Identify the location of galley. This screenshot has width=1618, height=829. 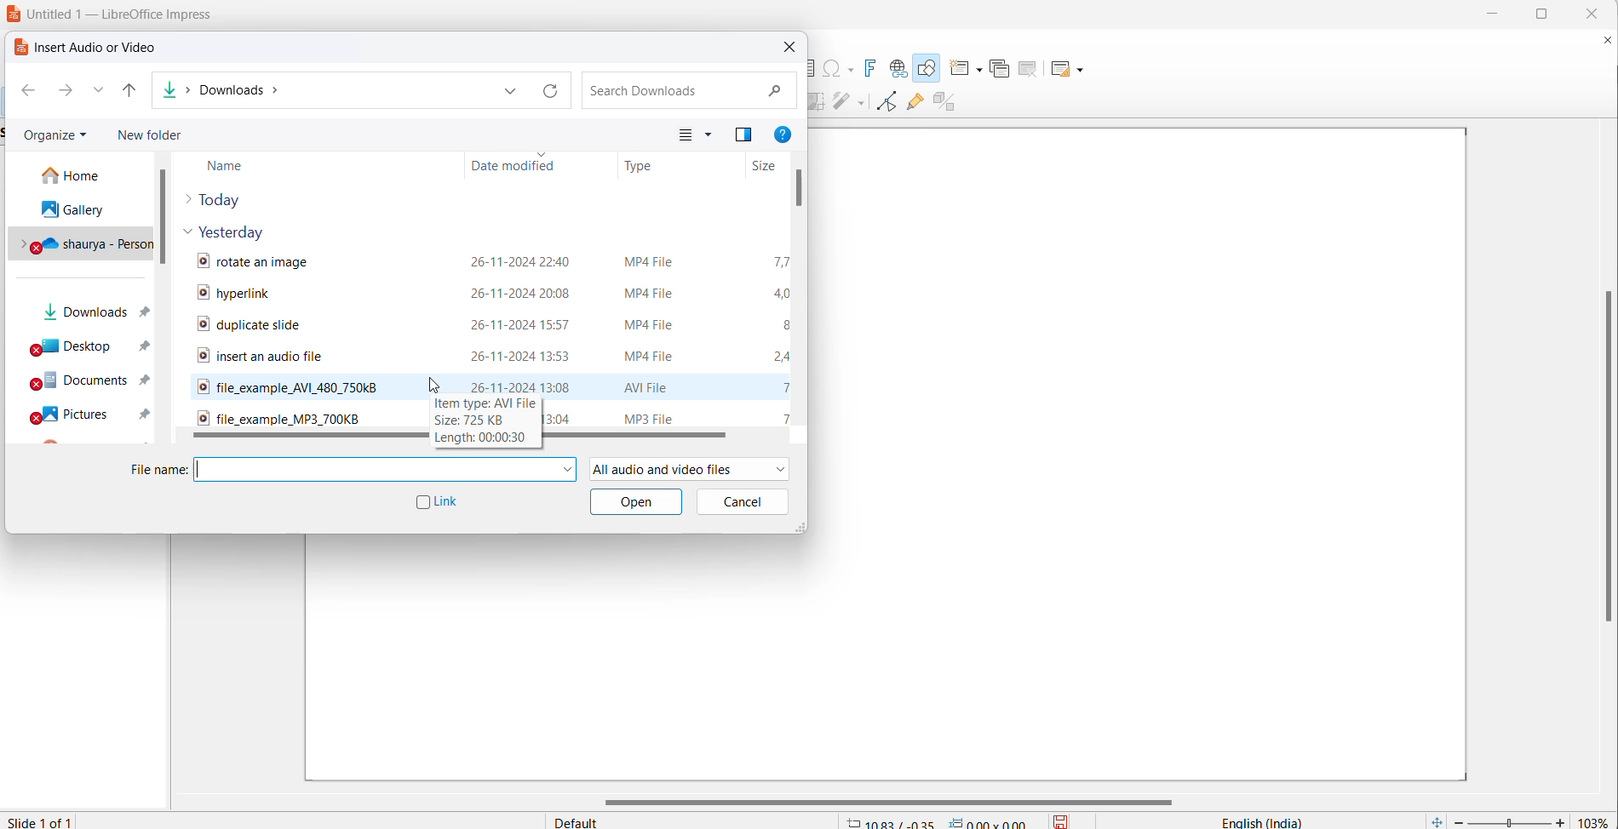
(77, 206).